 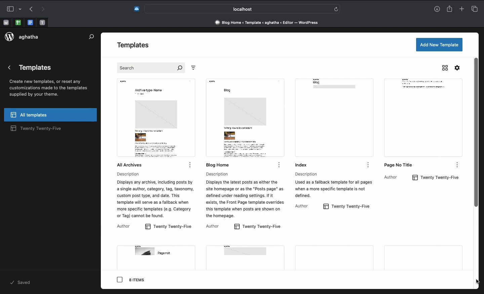 What do you see at coordinates (136, 9) in the screenshot?
I see `Extensions` at bounding box center [136, 9].